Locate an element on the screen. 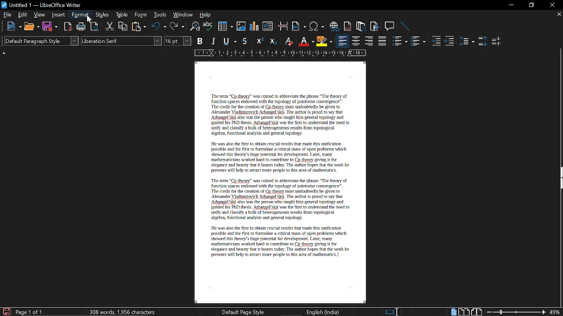 The height and width of the screenshot is (316, 563). Tools is located at coordinates (160, 14).